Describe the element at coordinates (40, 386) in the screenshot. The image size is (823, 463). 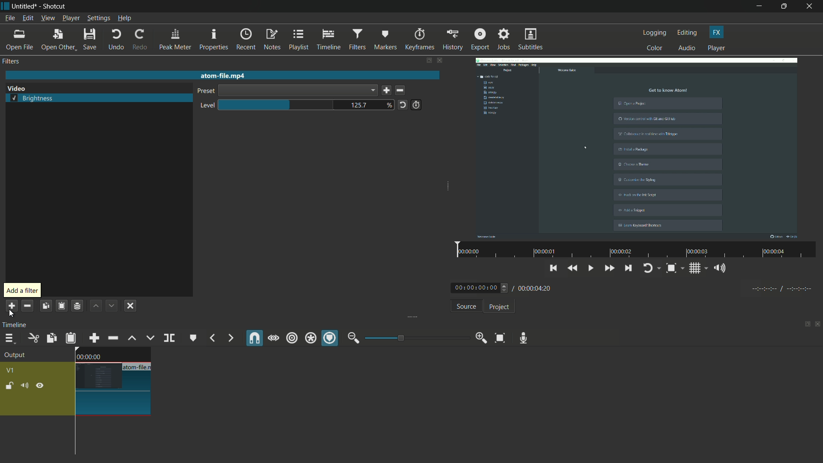
I see `hide` at that location.